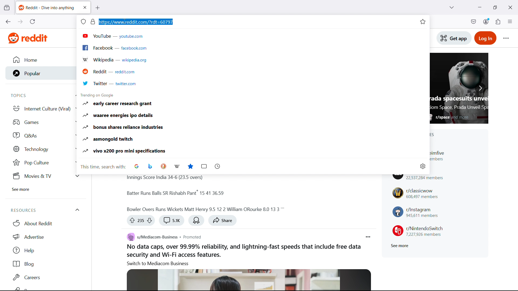  Describe the element at coordinates (480, 88) in the screenshot. I see `Scroll right to see more featured posts` at that location.